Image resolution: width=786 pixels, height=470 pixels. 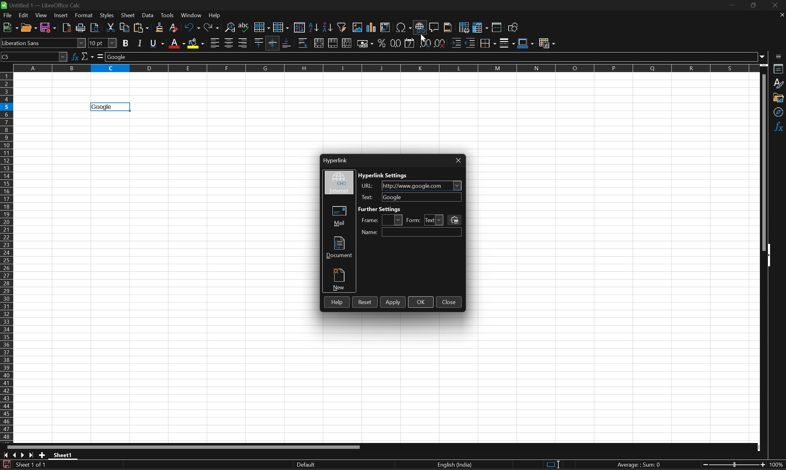 What do you see at coordinates (76, 57) in the screenshot?
I see `Function wizard` at bounding box center [76, 57].